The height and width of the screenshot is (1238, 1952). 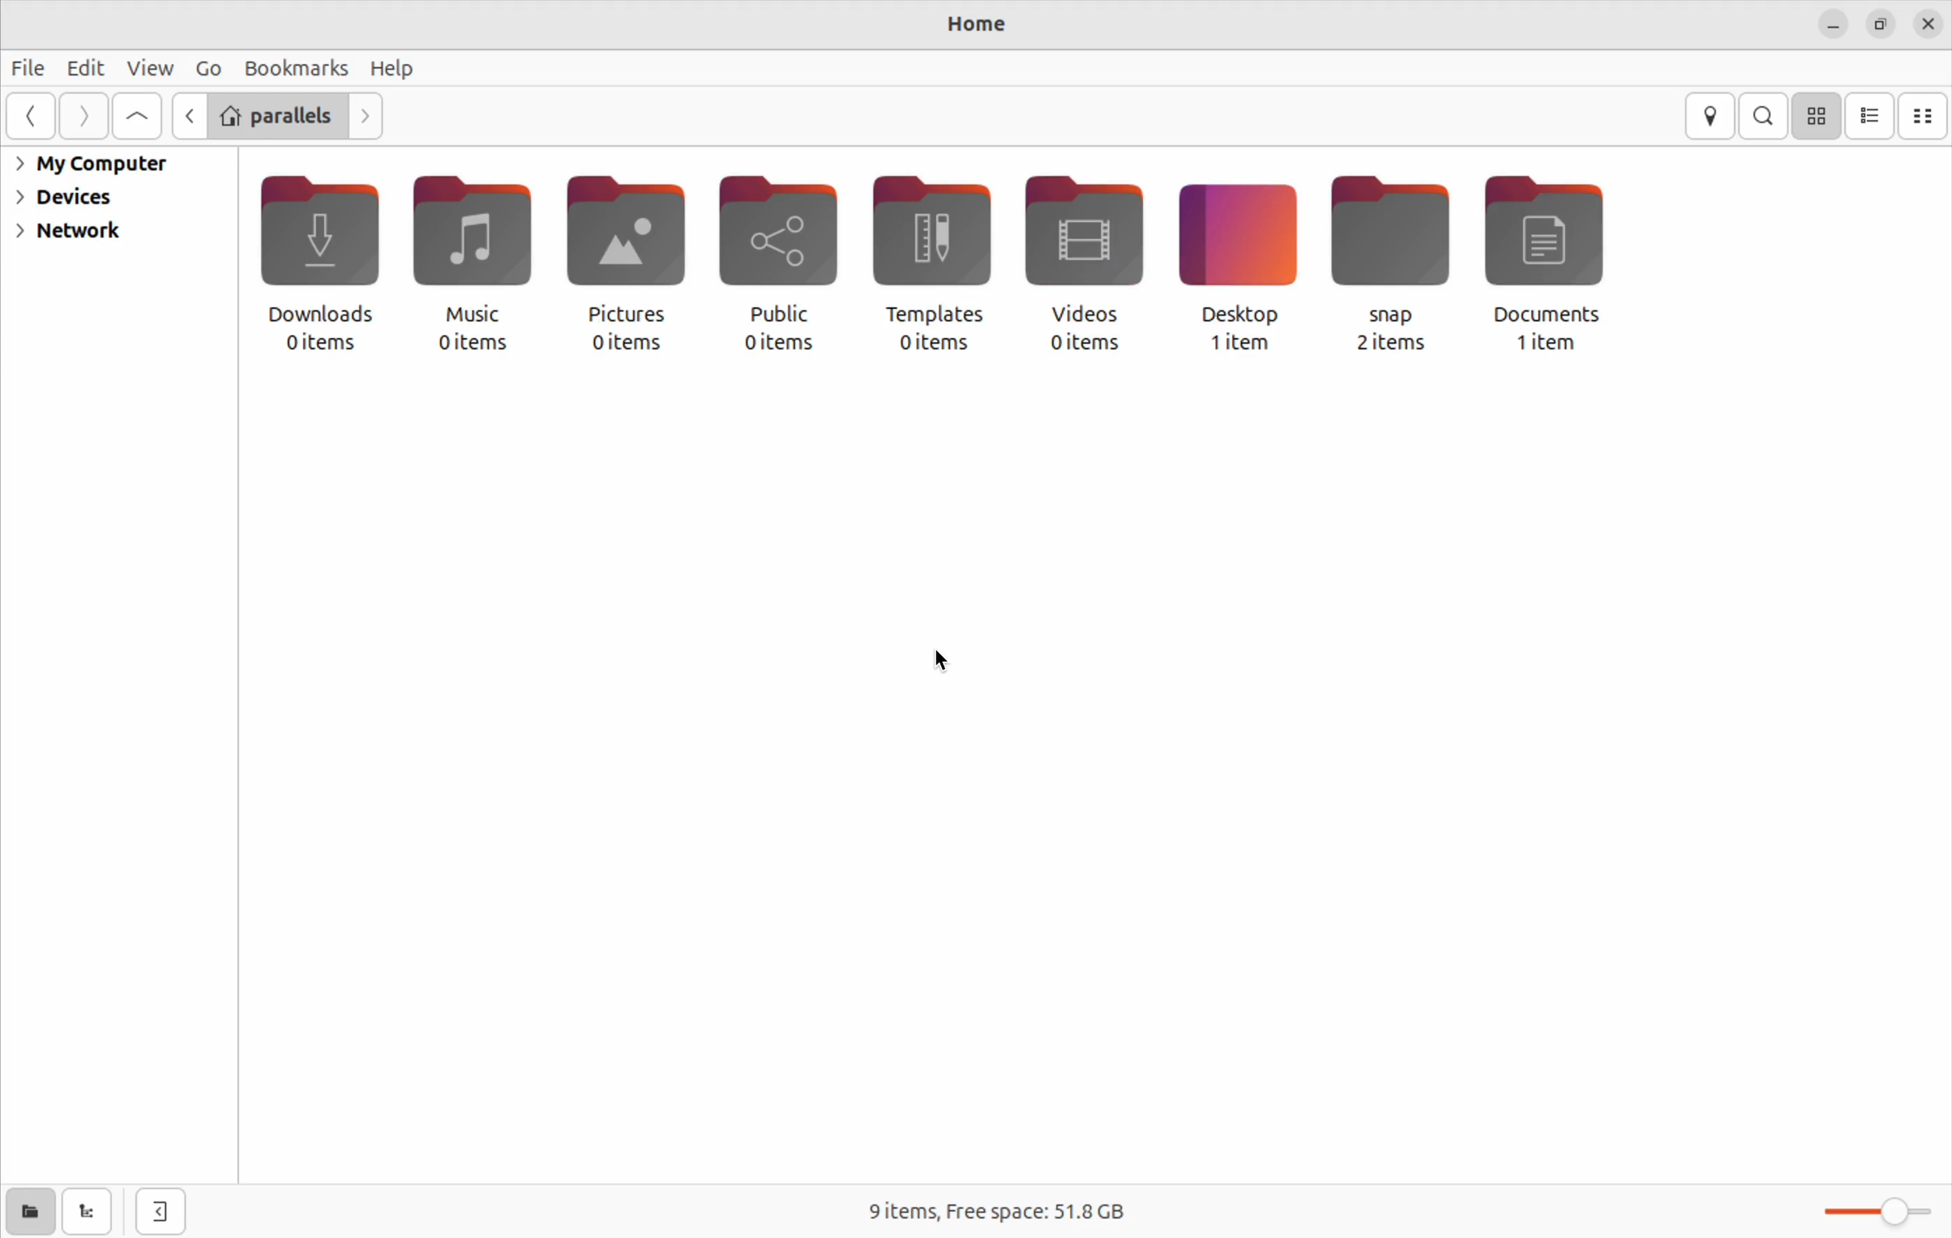 I want to click on cursor, so click(x=944, y=659).